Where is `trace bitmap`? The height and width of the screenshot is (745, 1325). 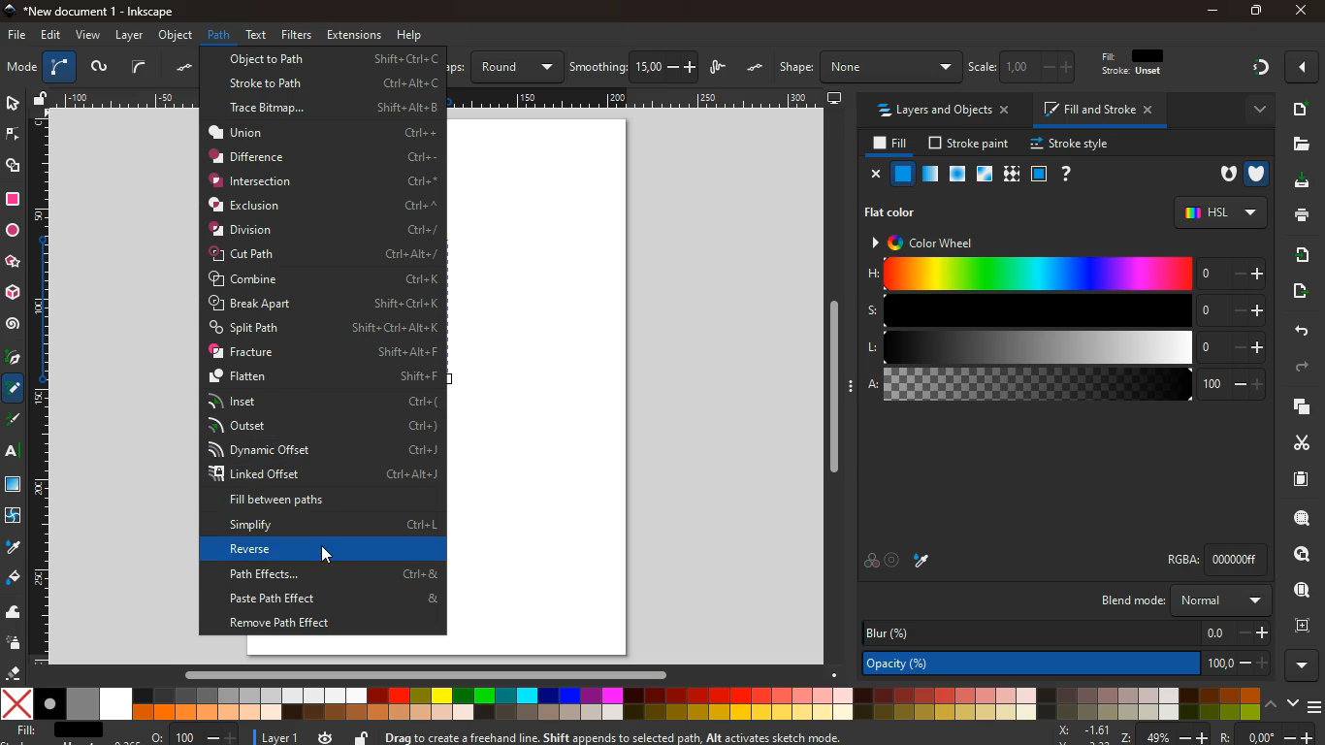 trace bitmap is located at coordinates (335, 111).